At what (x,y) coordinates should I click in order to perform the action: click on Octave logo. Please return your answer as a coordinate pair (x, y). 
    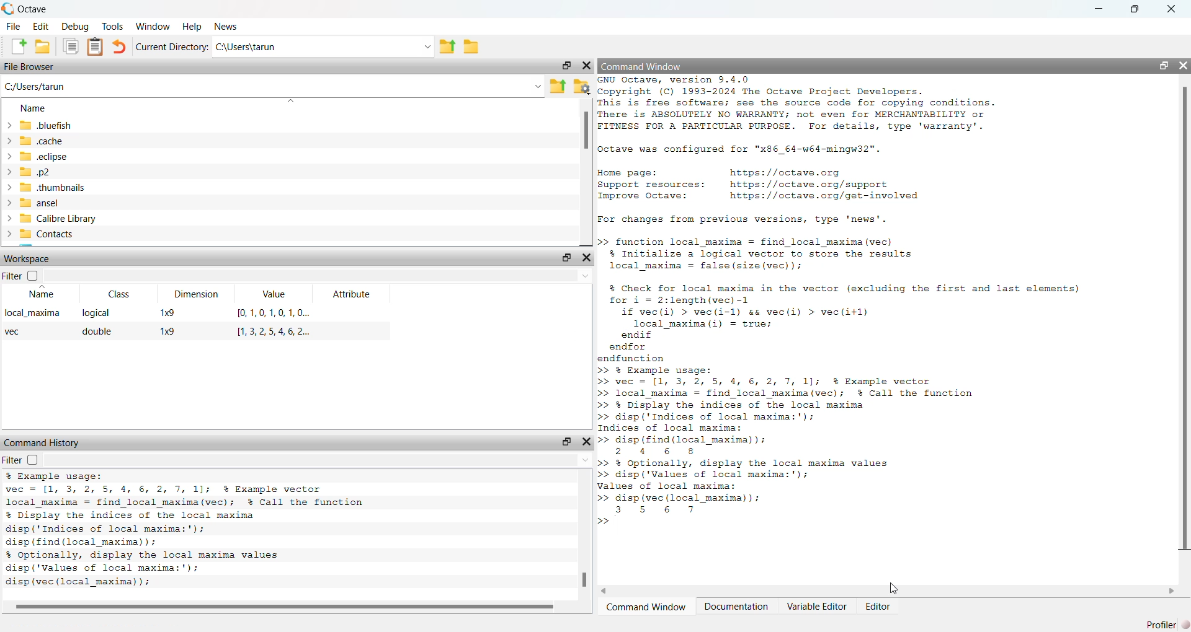
    Looking at the image, I should click on (8, 9).